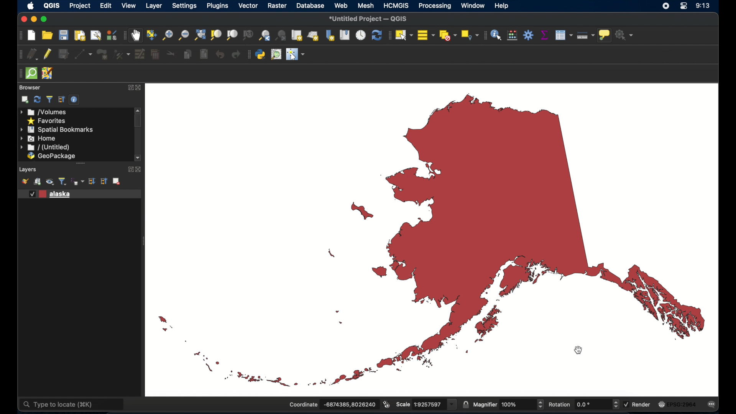 This screenshot has width=736, height=414. Describe the element at coordinates (448, 34) in the screenshot. I see `deselect features` at that location.